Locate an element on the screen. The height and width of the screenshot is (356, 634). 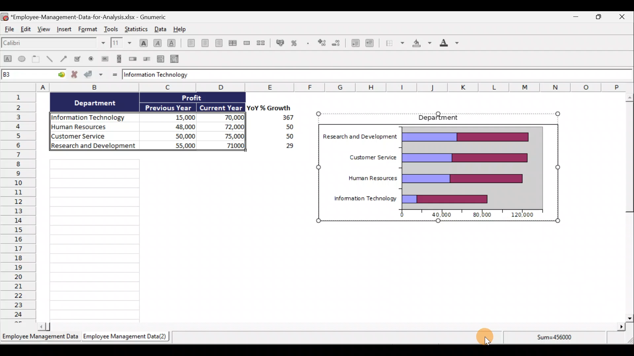
Create a checkbox is located at coordinates (78, 58).